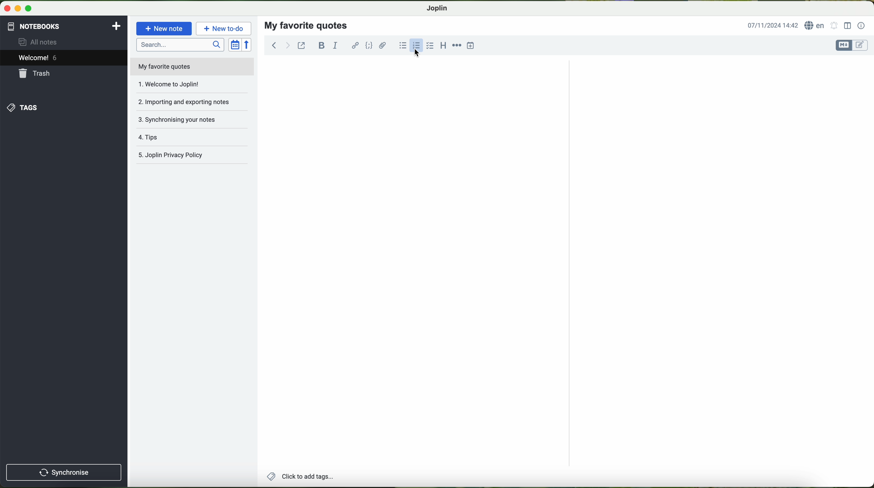  Describe the element at coordinates (247, 45) in the screenshot. I see `reverse sort order` at that location.